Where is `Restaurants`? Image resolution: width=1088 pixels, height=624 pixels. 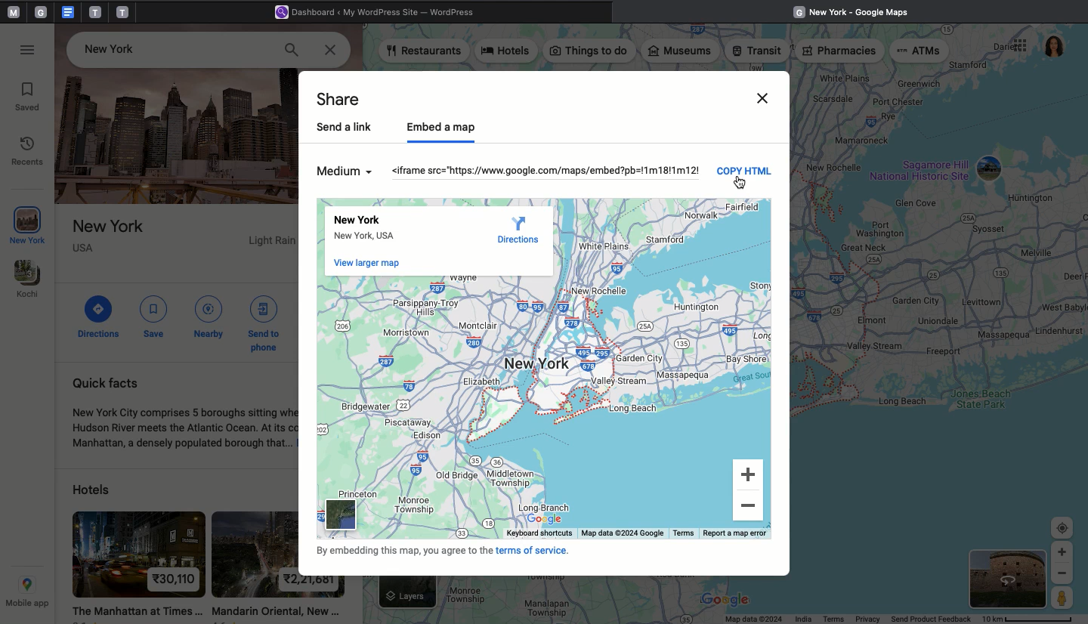 Restaurants is located at coordinates (425, 52).